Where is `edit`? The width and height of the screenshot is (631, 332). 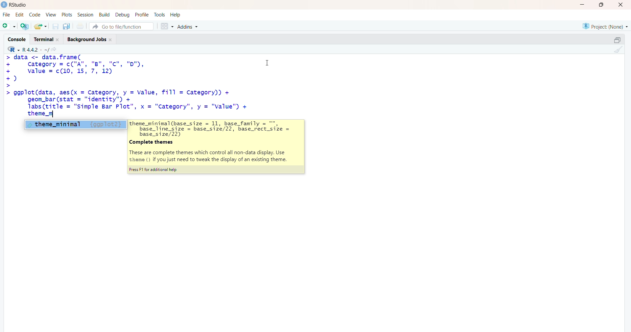
edit is located at coordinates (20, 15).